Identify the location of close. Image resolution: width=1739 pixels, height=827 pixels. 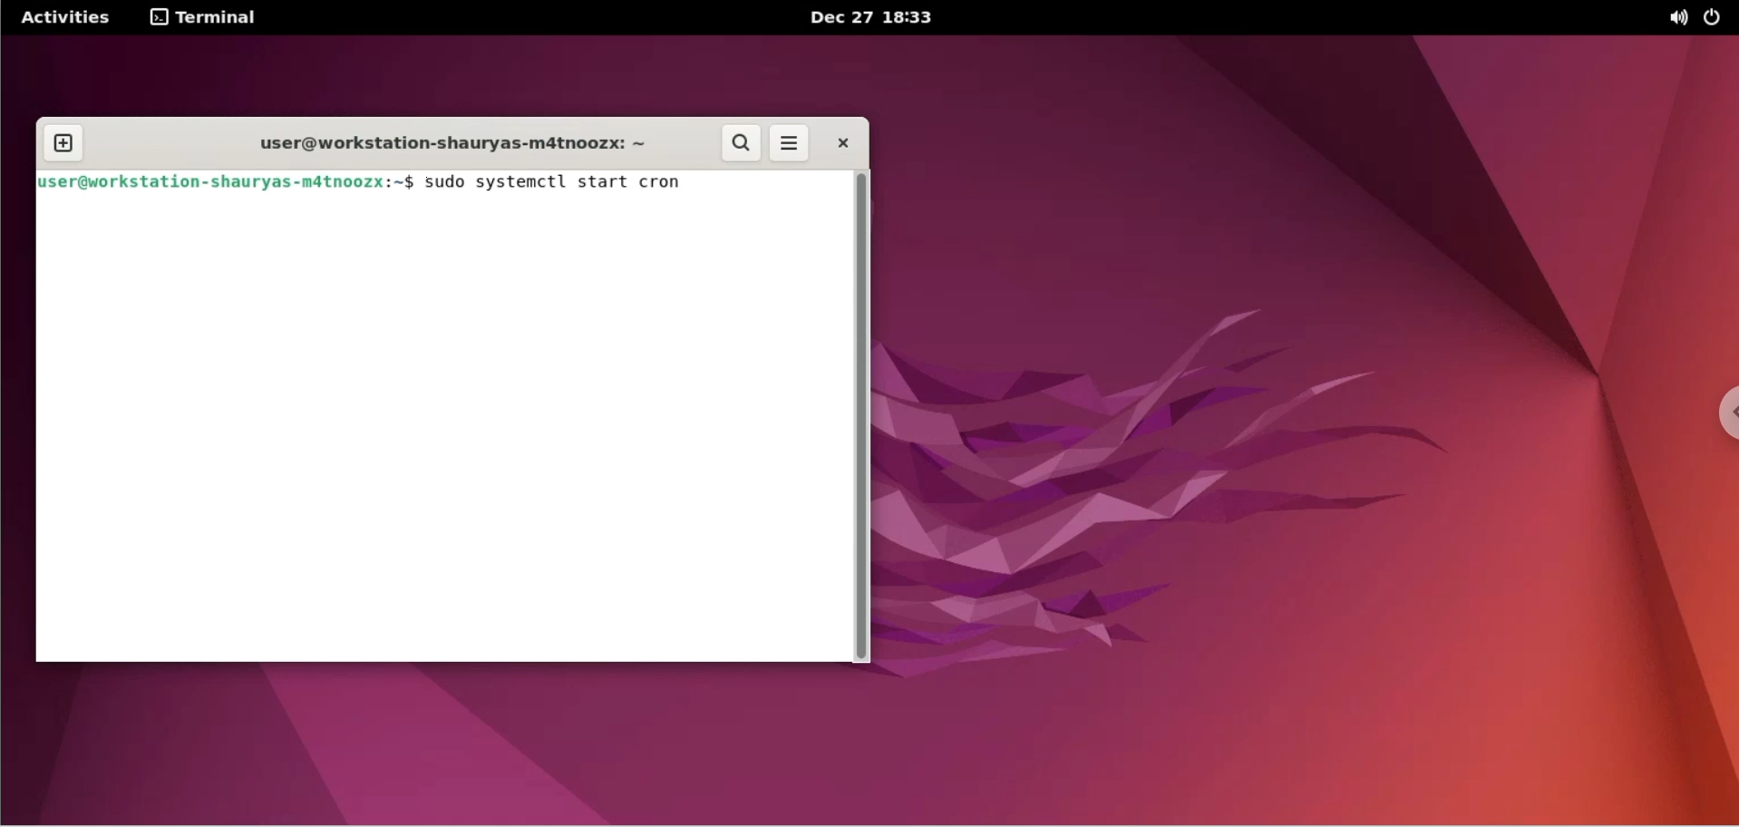
(840, 143).